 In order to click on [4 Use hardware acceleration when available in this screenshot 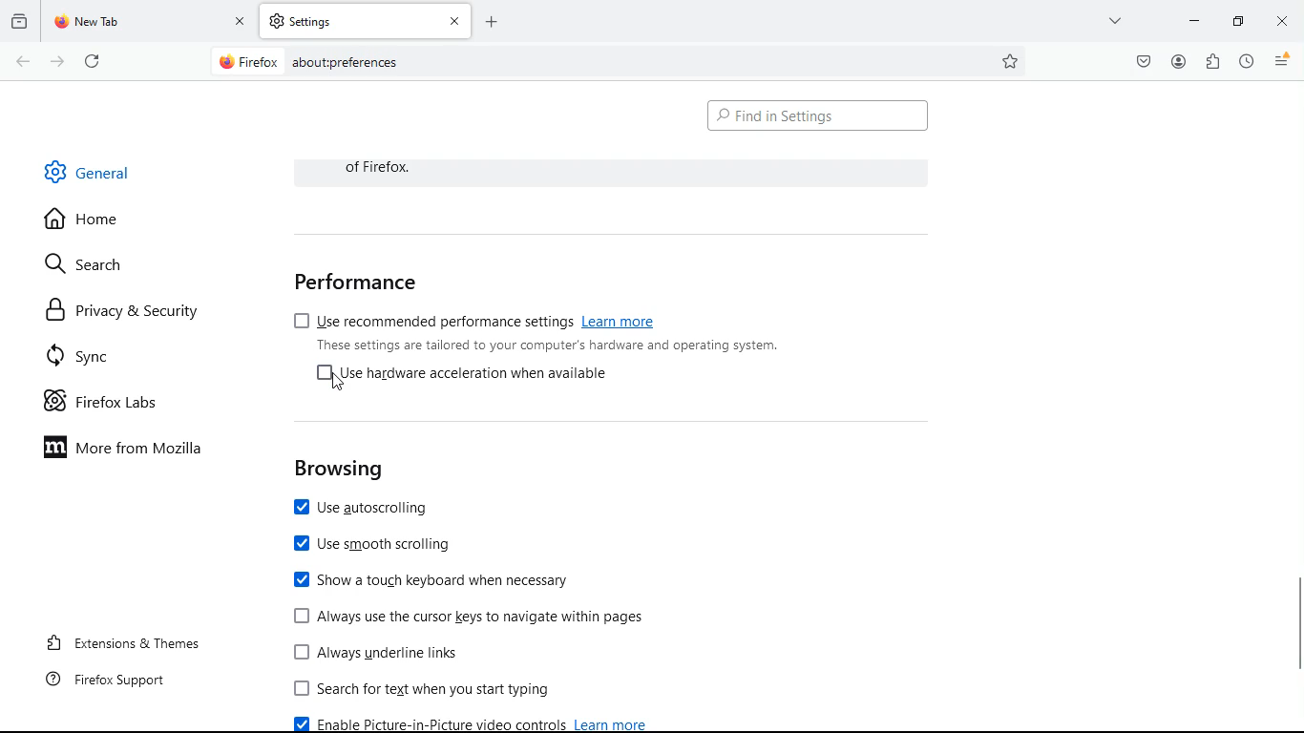, I will do `click(460, 372)`.